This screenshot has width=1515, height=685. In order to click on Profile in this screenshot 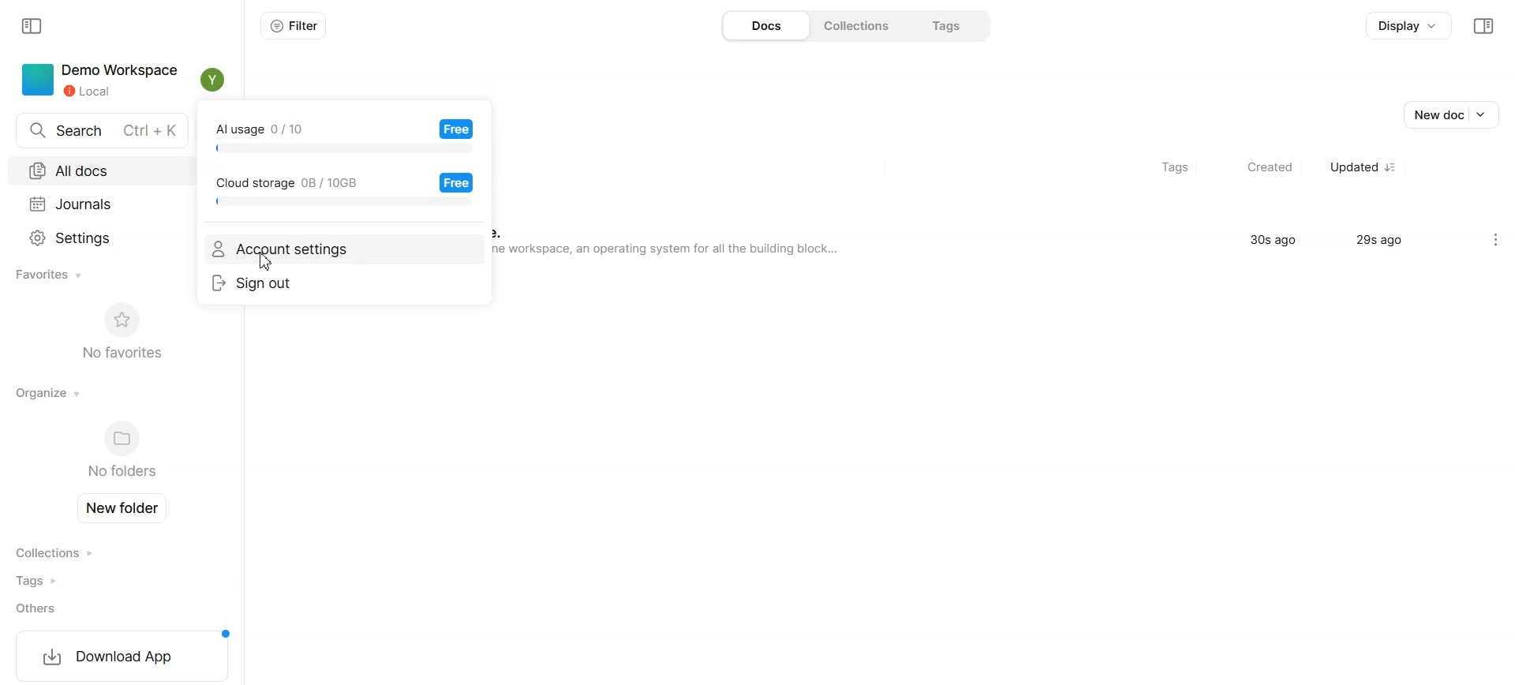, I will do `click(213, 80)`.